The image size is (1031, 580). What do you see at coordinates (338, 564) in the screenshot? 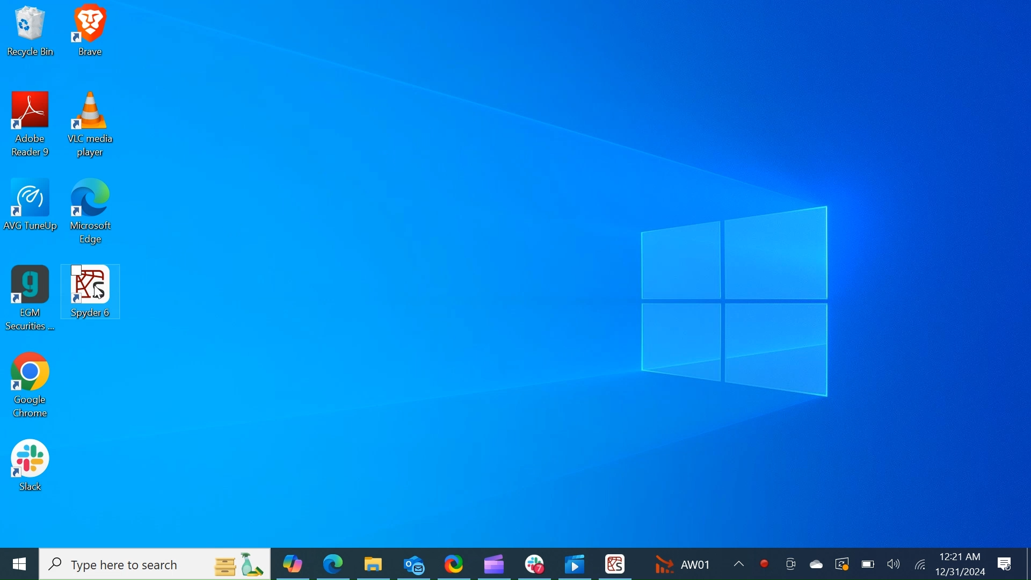
I see `Microsoft Edge Desktop Icon` at bounding box center [338, 564].